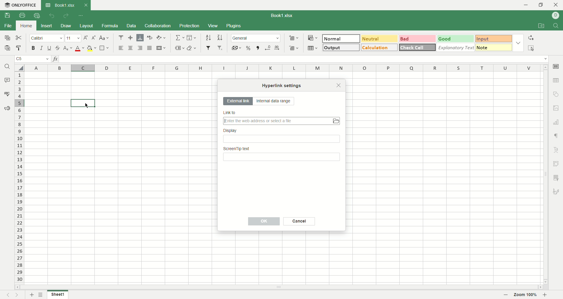 This screenshot has width=563, height=299. Describe the element at coordinates (59, 296) in the screenshot. I see `sheet1` at that location.